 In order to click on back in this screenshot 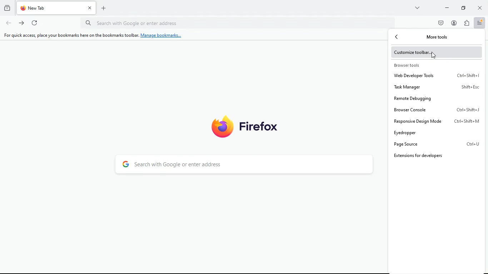, I will do `click(398, 37)`.